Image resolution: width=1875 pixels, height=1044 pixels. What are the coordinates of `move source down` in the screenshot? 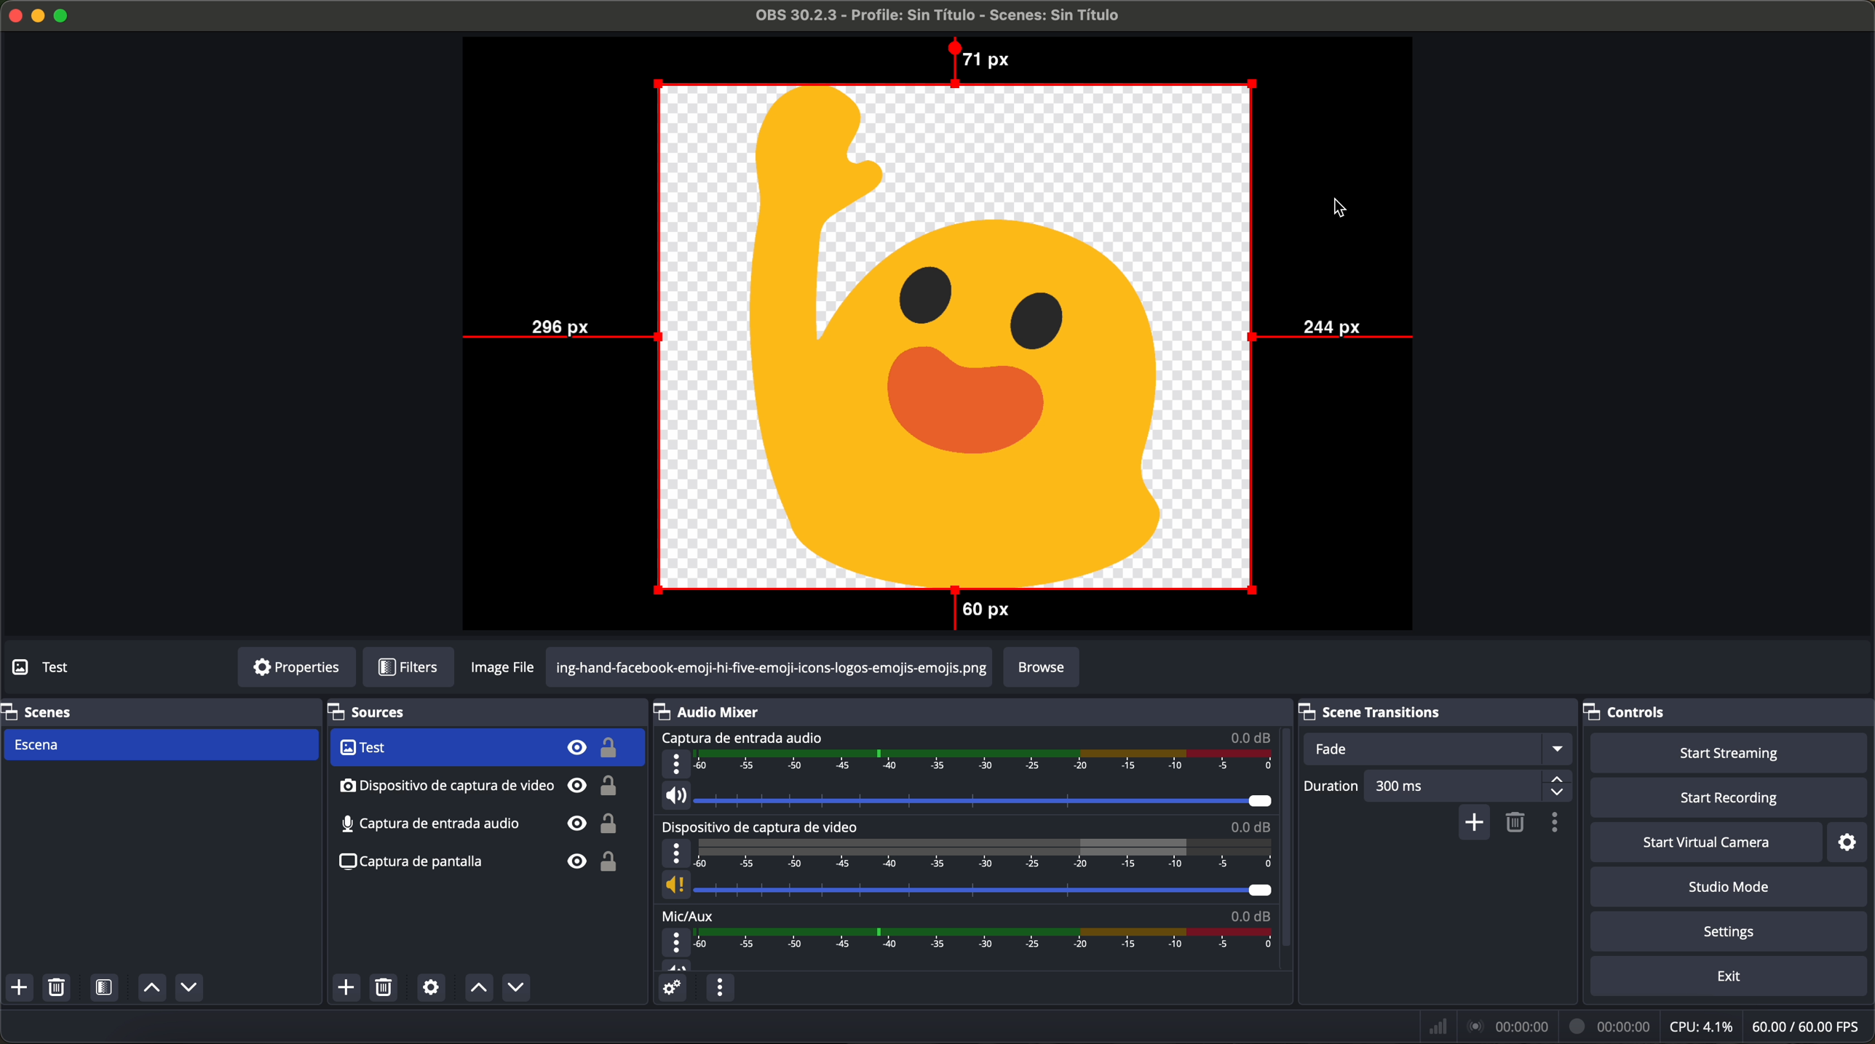 It's located at (512, 989).